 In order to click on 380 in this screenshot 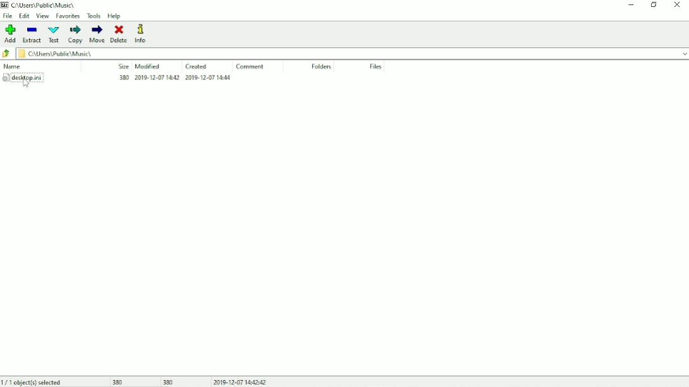, I will do `click(119, 77)`.